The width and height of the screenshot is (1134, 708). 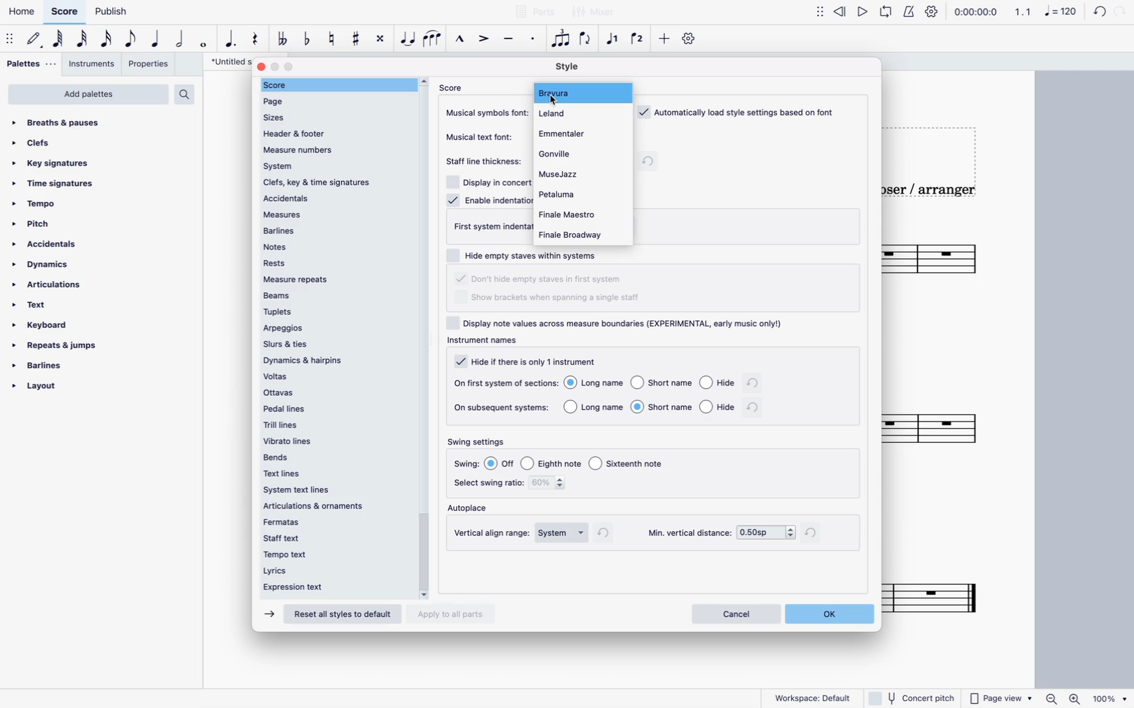 What do you see at coordinates (504, 382) in the screenshot?
I see `on first system of sections` at bounding box center [504, 382].